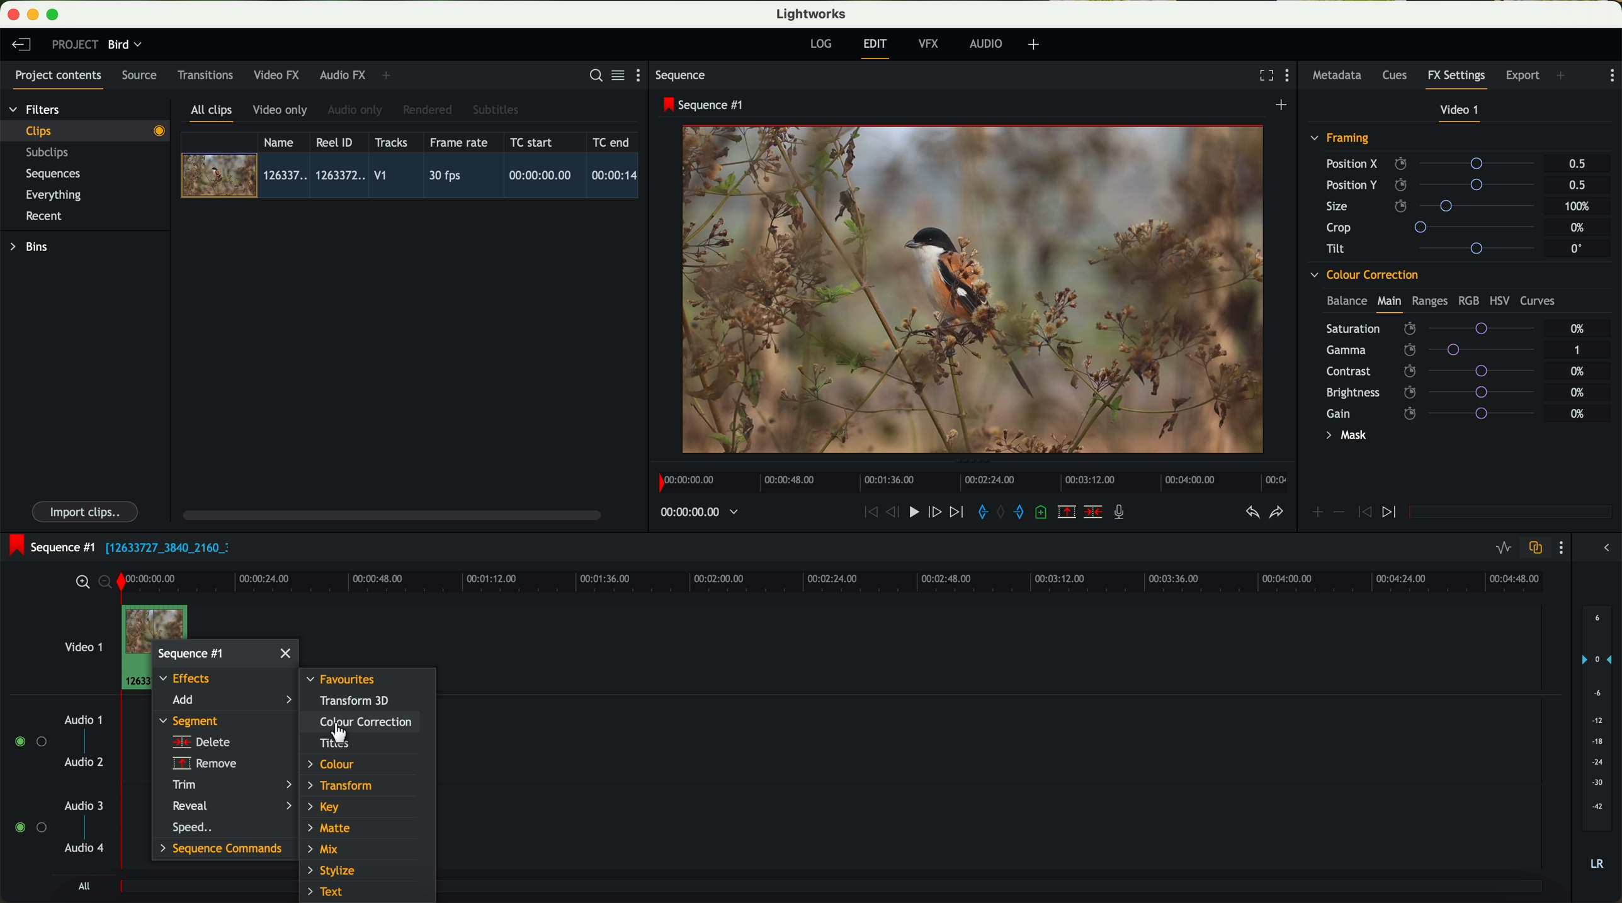 The width and height of the screenshot is (1622, 903). I want to click on remove, so click(205, 763).